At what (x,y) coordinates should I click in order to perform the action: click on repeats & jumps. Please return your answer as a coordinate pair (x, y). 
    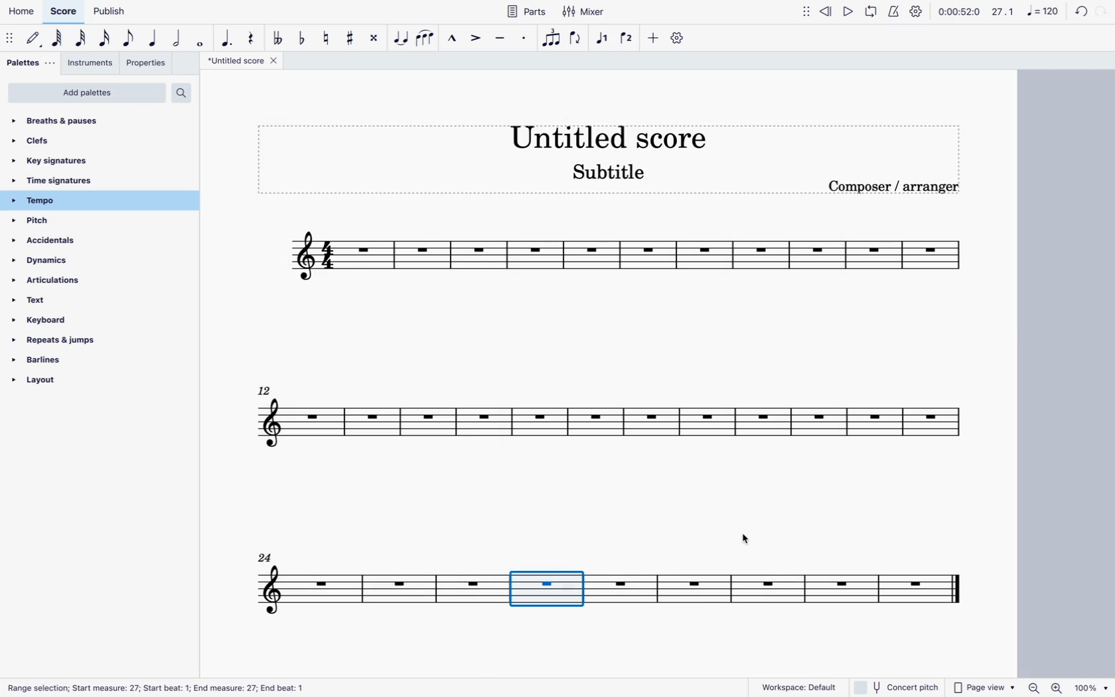
    Looking at the image, I should click on (76, 340).